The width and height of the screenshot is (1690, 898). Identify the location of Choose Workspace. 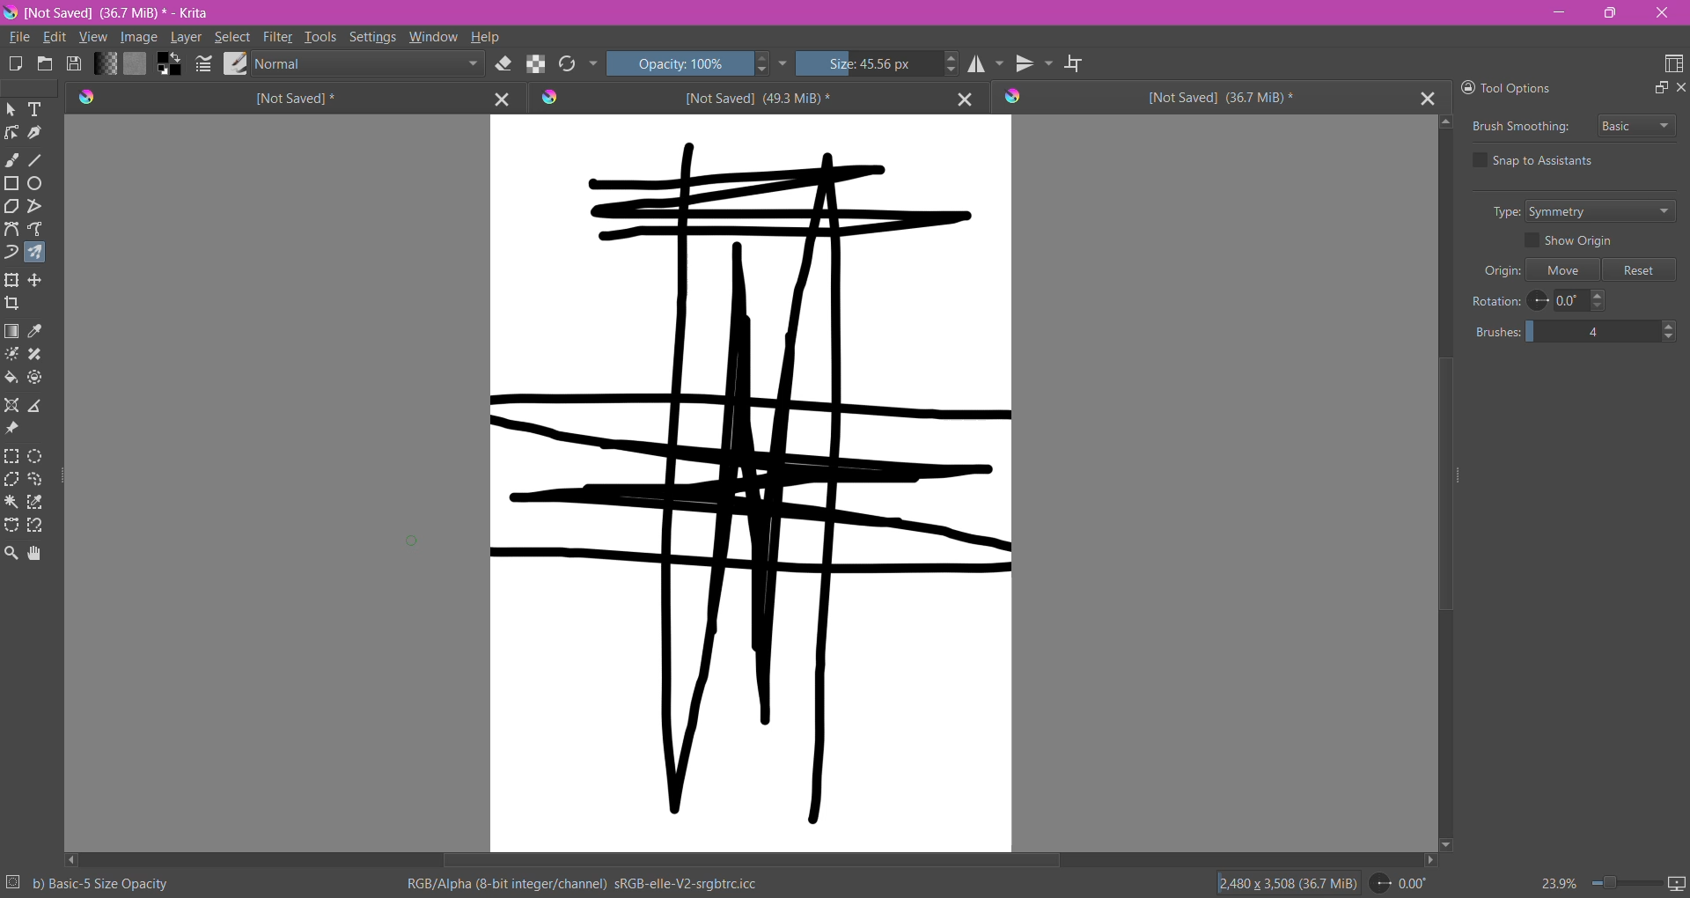
(1672, 64).